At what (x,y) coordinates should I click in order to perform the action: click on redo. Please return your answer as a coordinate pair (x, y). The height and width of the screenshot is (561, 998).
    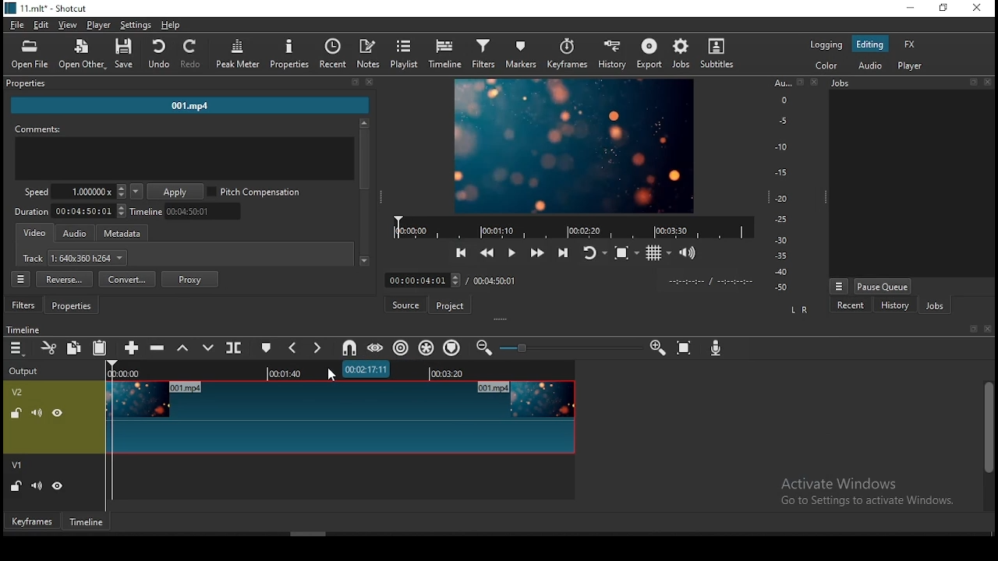
    Looking at the image, I should click on (193, 55).